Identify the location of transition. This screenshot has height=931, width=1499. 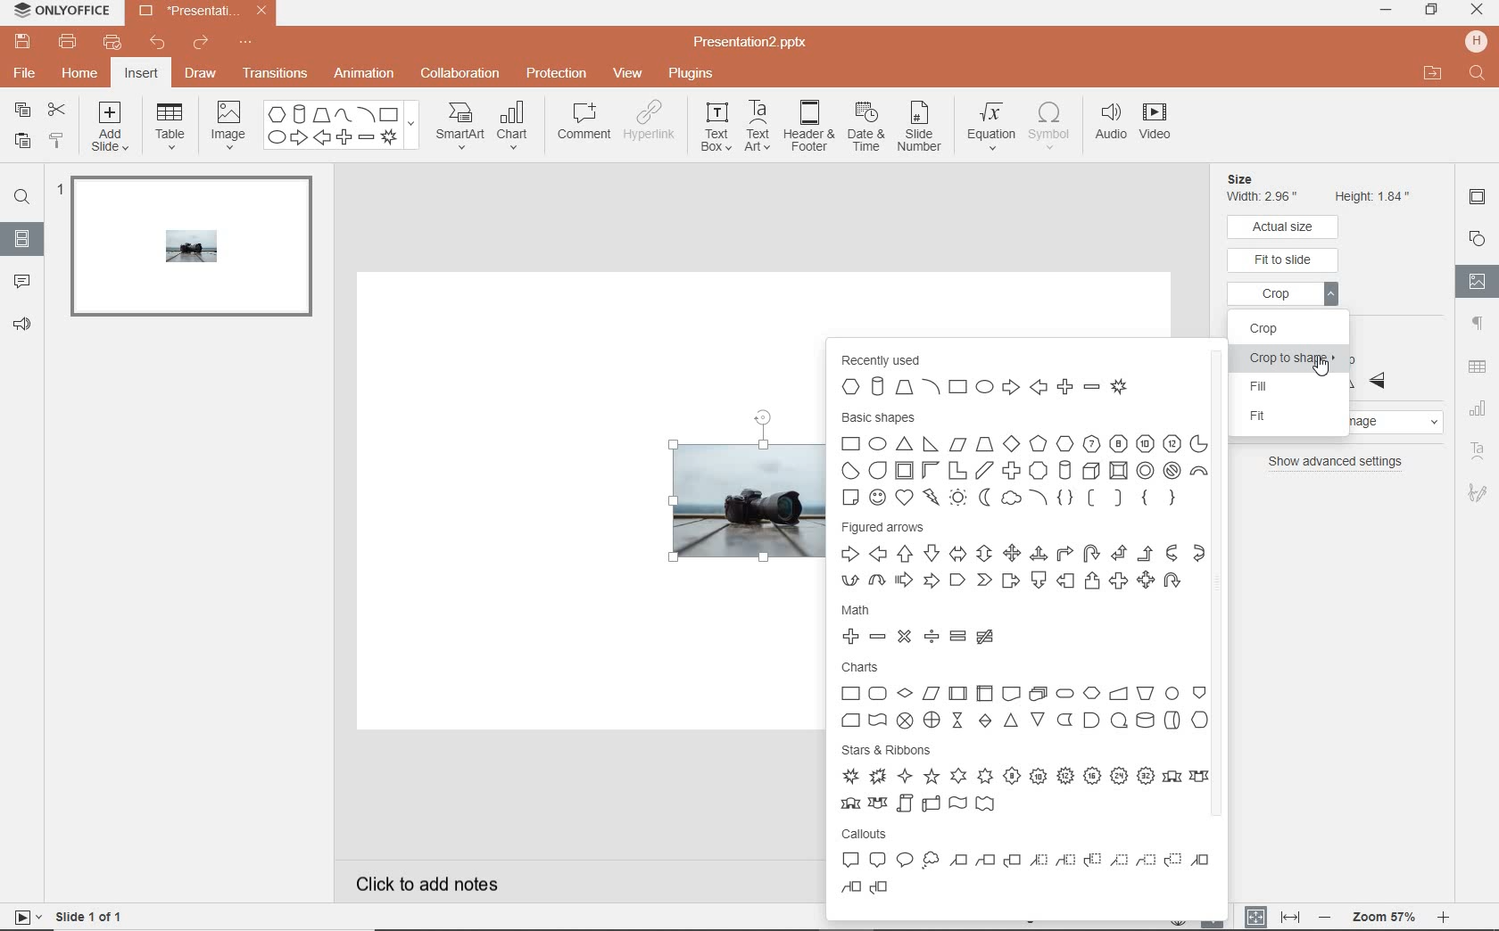
(275, 73).